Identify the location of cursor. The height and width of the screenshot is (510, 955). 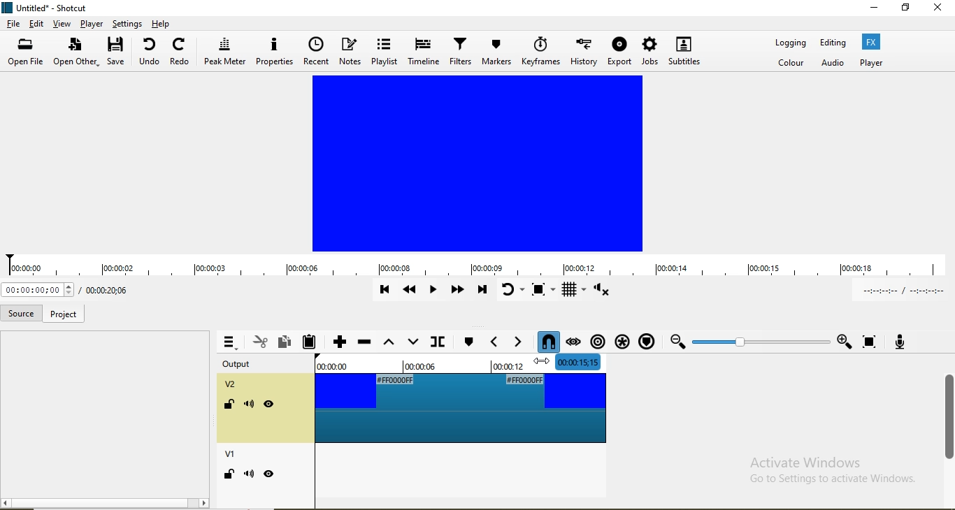
(540, 364).